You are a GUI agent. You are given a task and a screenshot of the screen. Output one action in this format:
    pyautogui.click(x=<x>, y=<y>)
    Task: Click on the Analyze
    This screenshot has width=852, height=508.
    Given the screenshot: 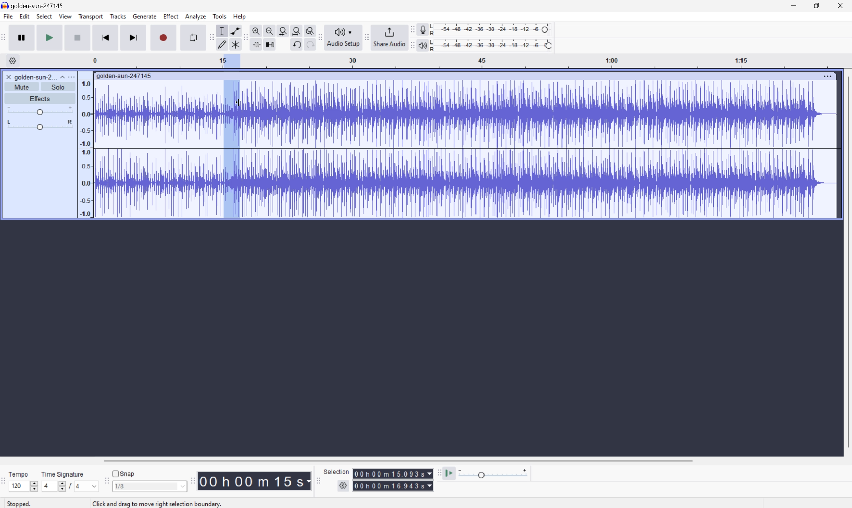 What is the action you would take?
    pyautogui.click(x=195, y=16)
    